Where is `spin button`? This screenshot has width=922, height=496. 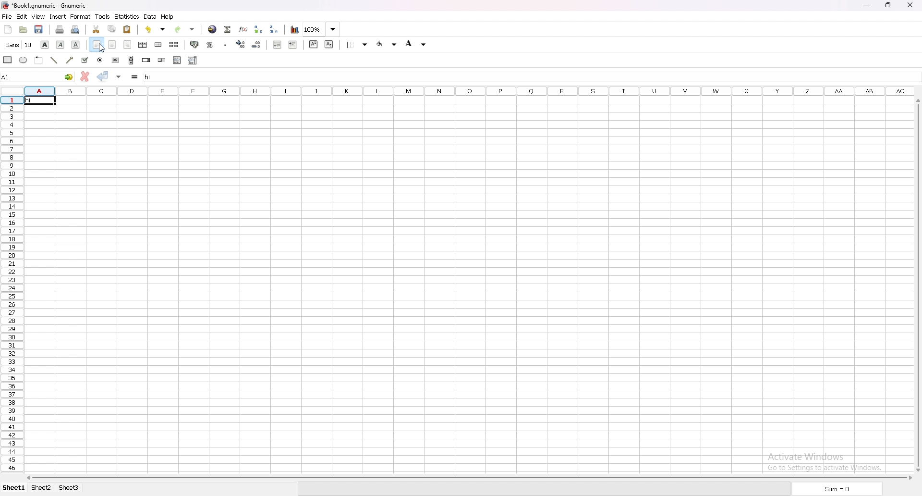
spin button is located at coordinates (146, 60).